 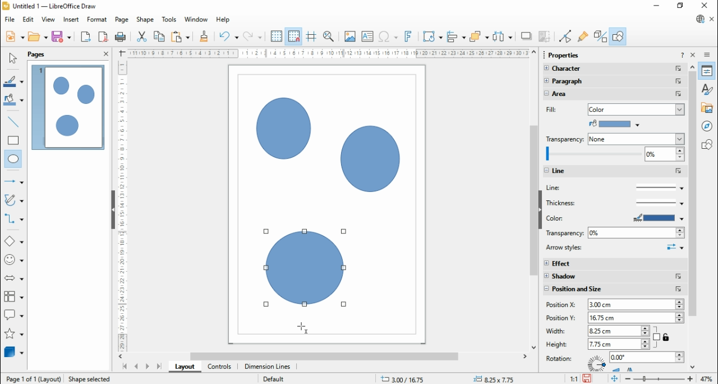 I want to click on pages panel, so click(x=44, y=54).